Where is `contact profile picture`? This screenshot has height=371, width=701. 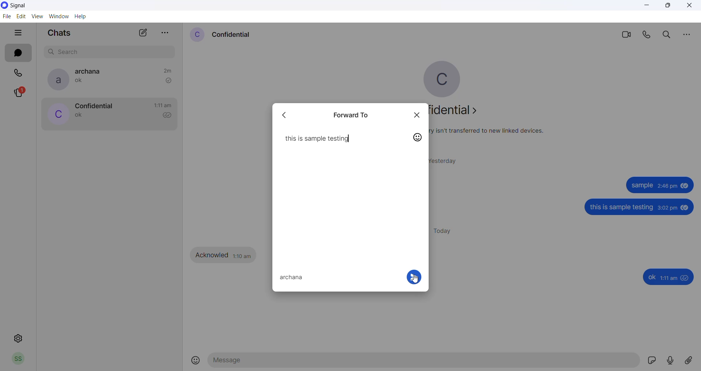 contact profile picture is located at coordinates (196, 35).